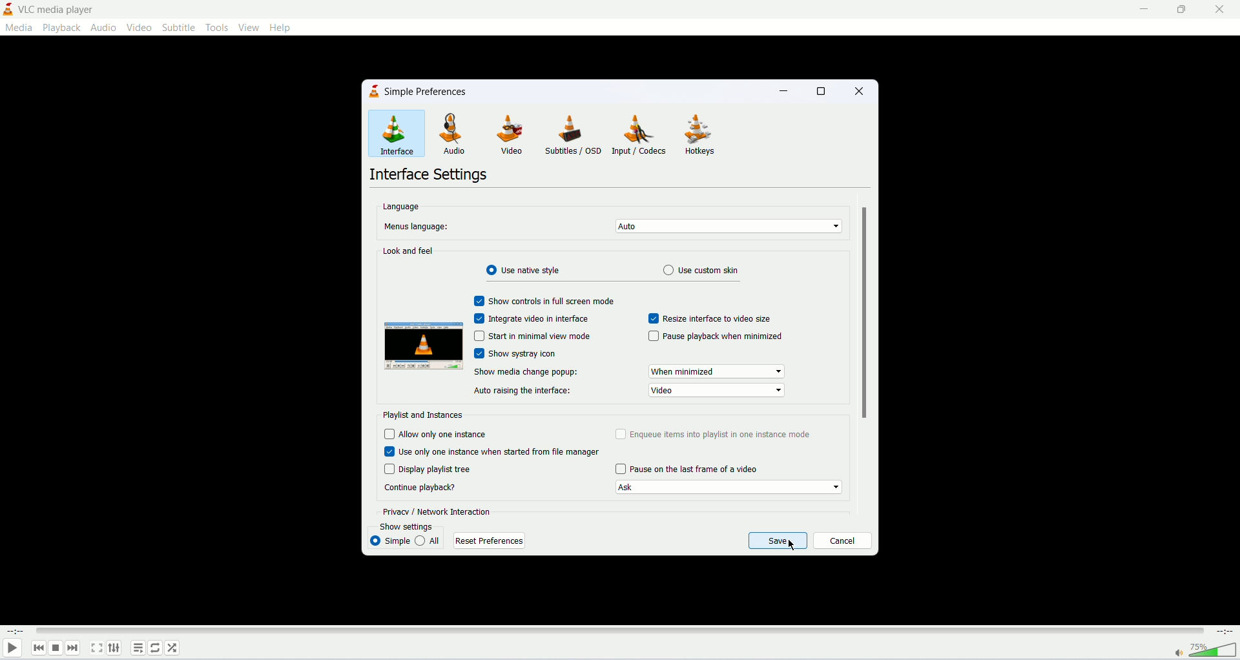  I want to click on use custom skin, so click(702, 270).